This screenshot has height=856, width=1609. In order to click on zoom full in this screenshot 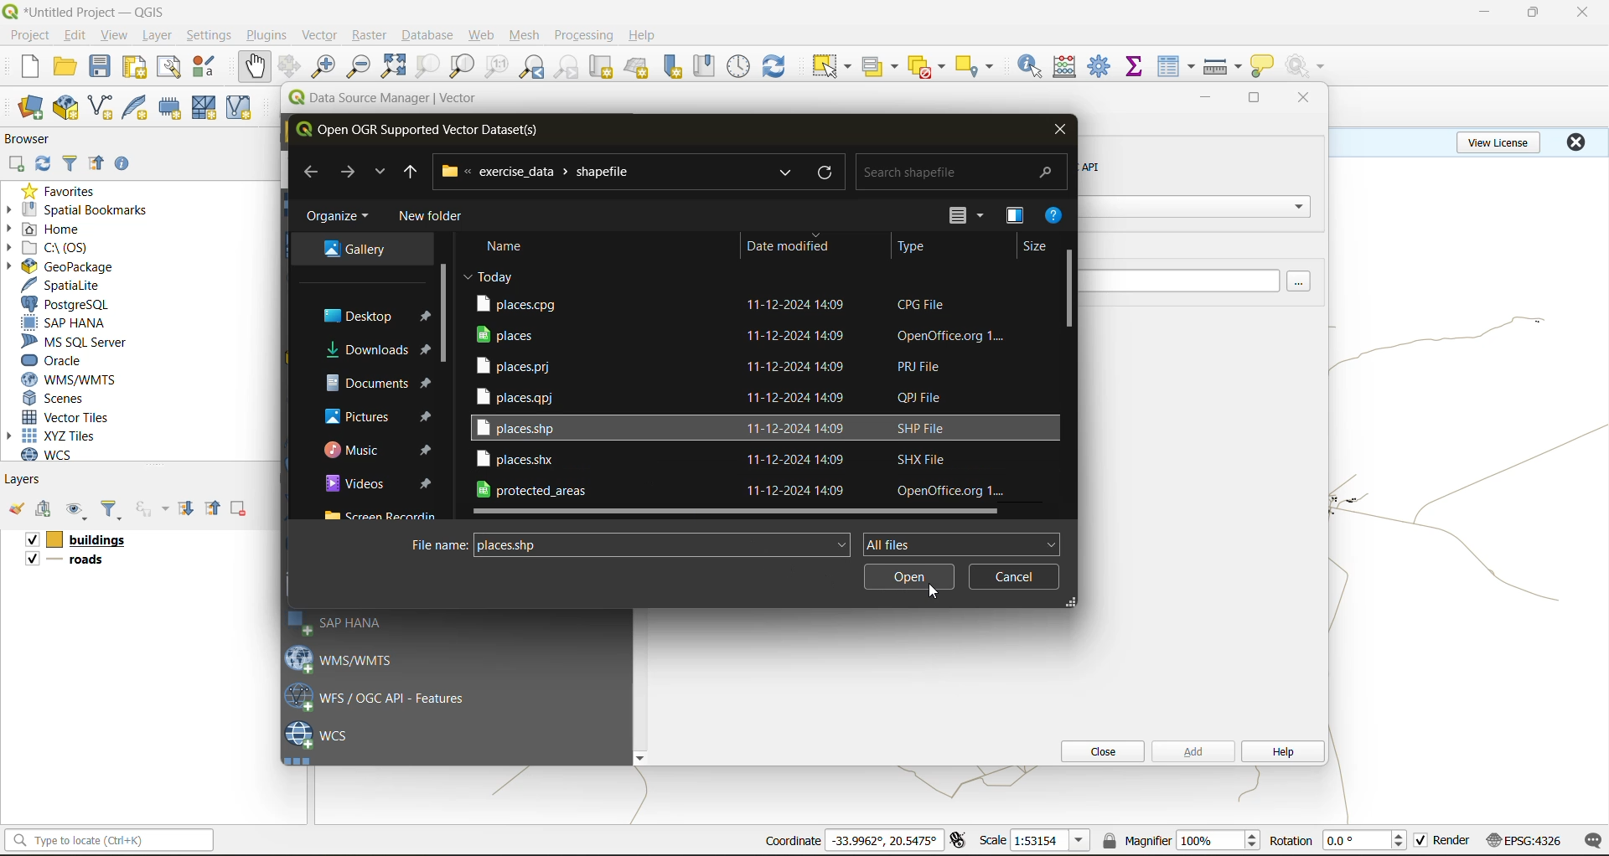, I will do `click(393, 66)`.